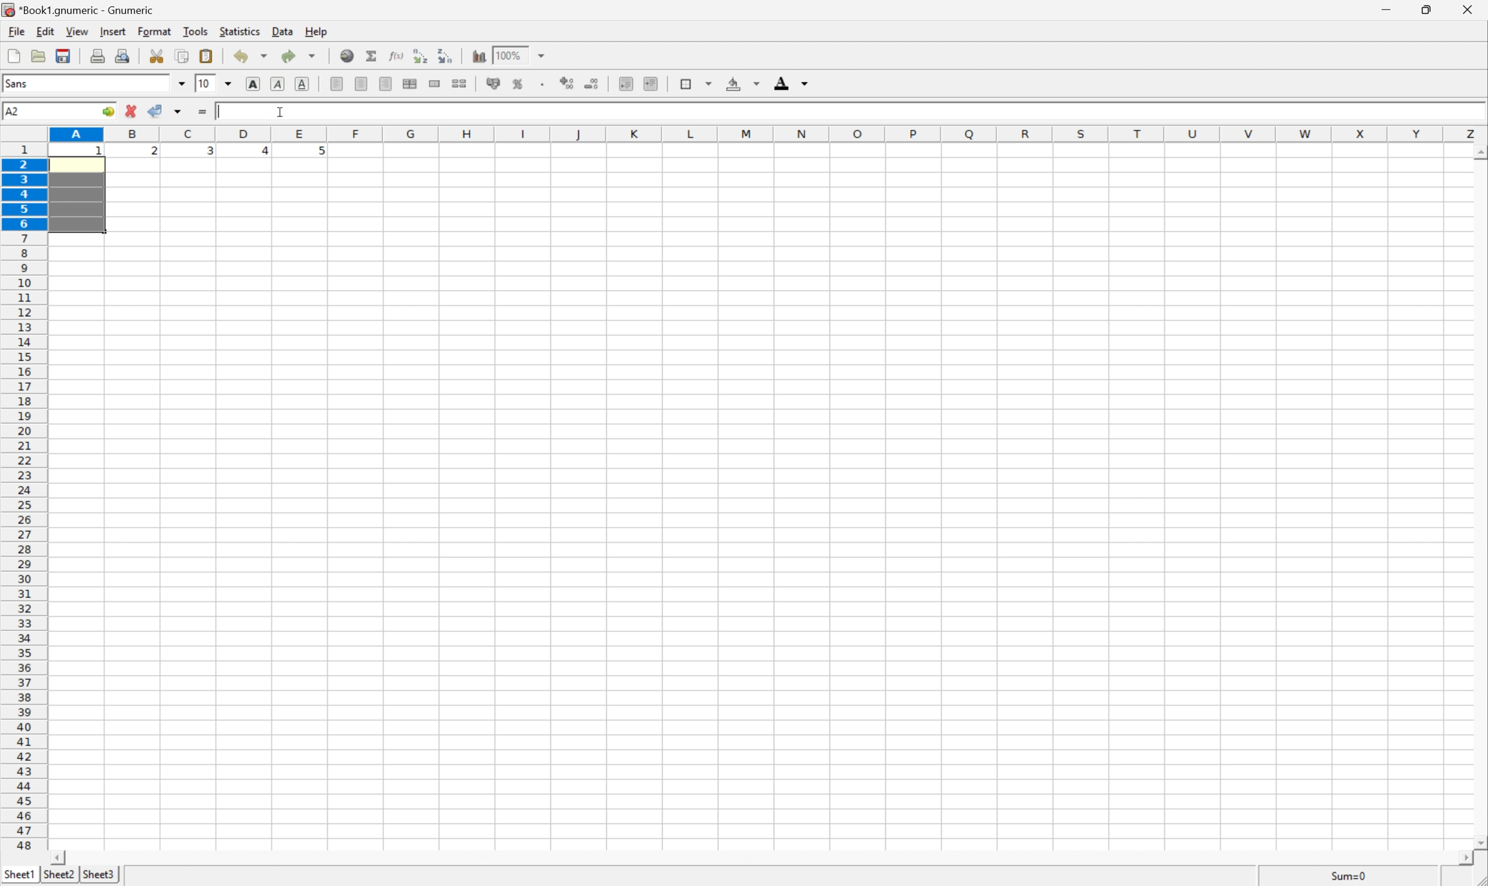 This screenshot has height=886, width=1488. What do you see at coordinates (22, 85) in the screenshot?
I see `font` at bounding box center [22, 85].